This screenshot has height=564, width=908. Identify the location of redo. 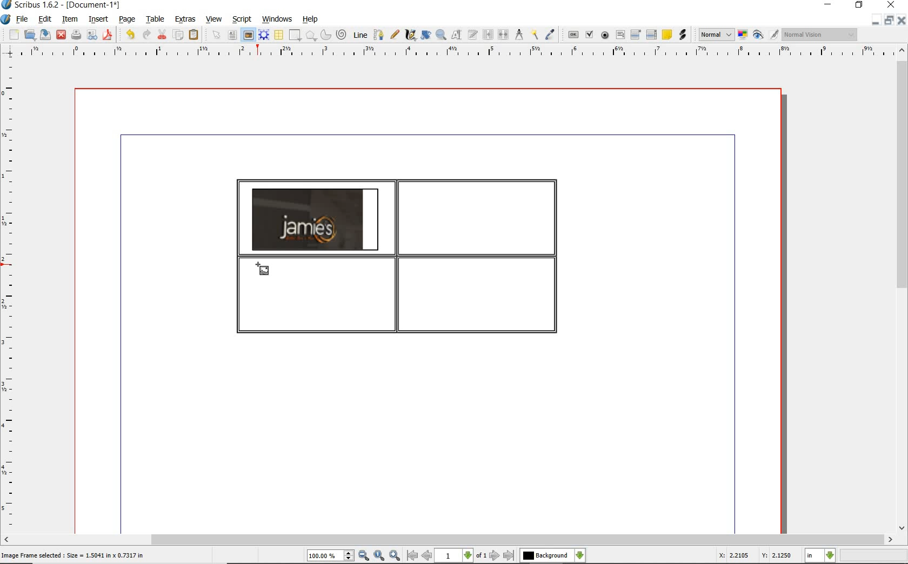
(146, 34).